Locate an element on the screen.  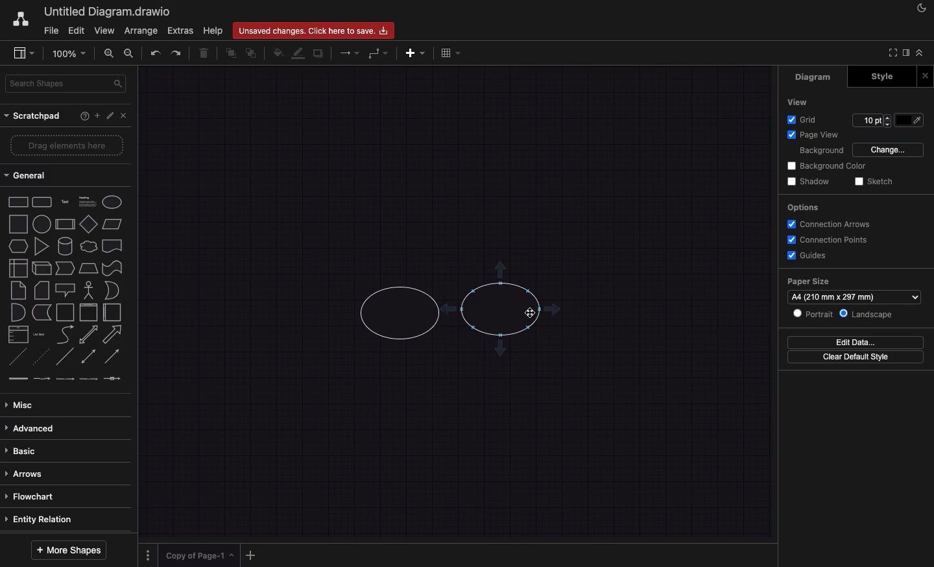
paper size is located at coordinates (808, 281).